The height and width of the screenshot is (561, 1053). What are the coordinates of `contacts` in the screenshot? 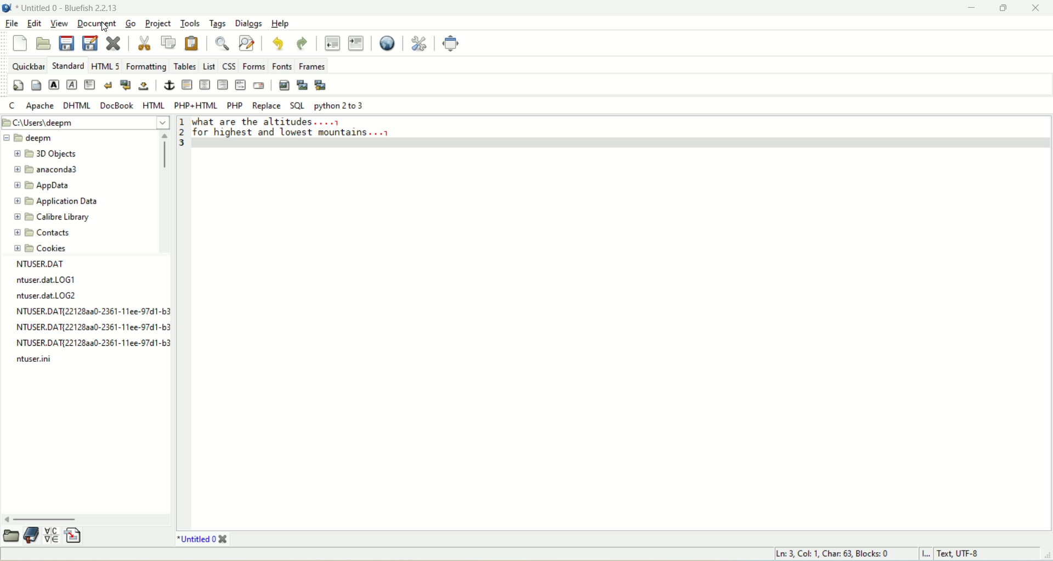 It's located at (42, 235).